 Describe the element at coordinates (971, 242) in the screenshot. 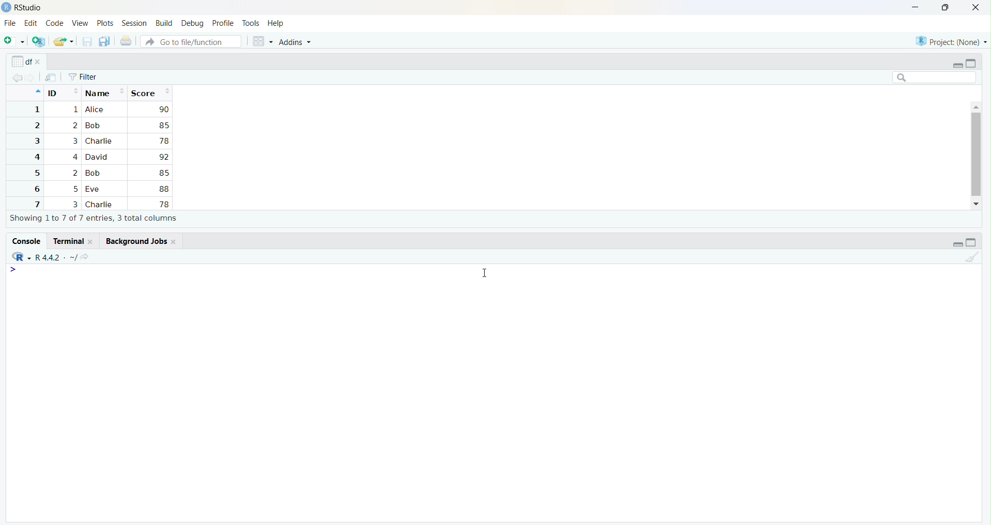

I see `maximize` at that location.